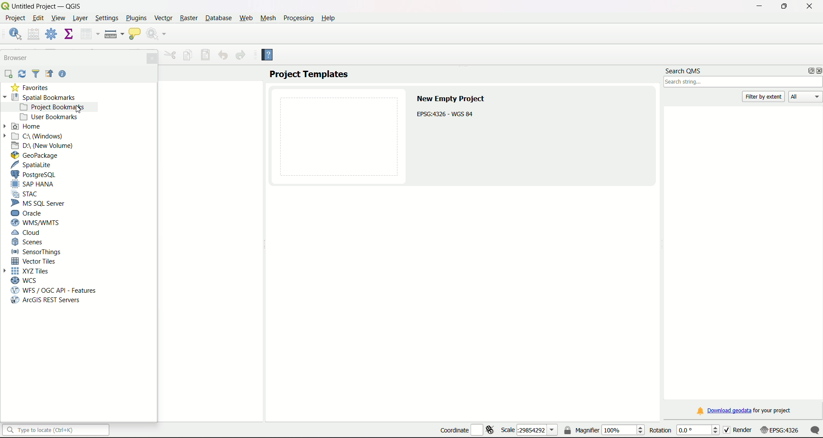  What do you see at coordinates (31, 213) in the screenshot?
I see `Oracle` at bounding box center [31, 213].